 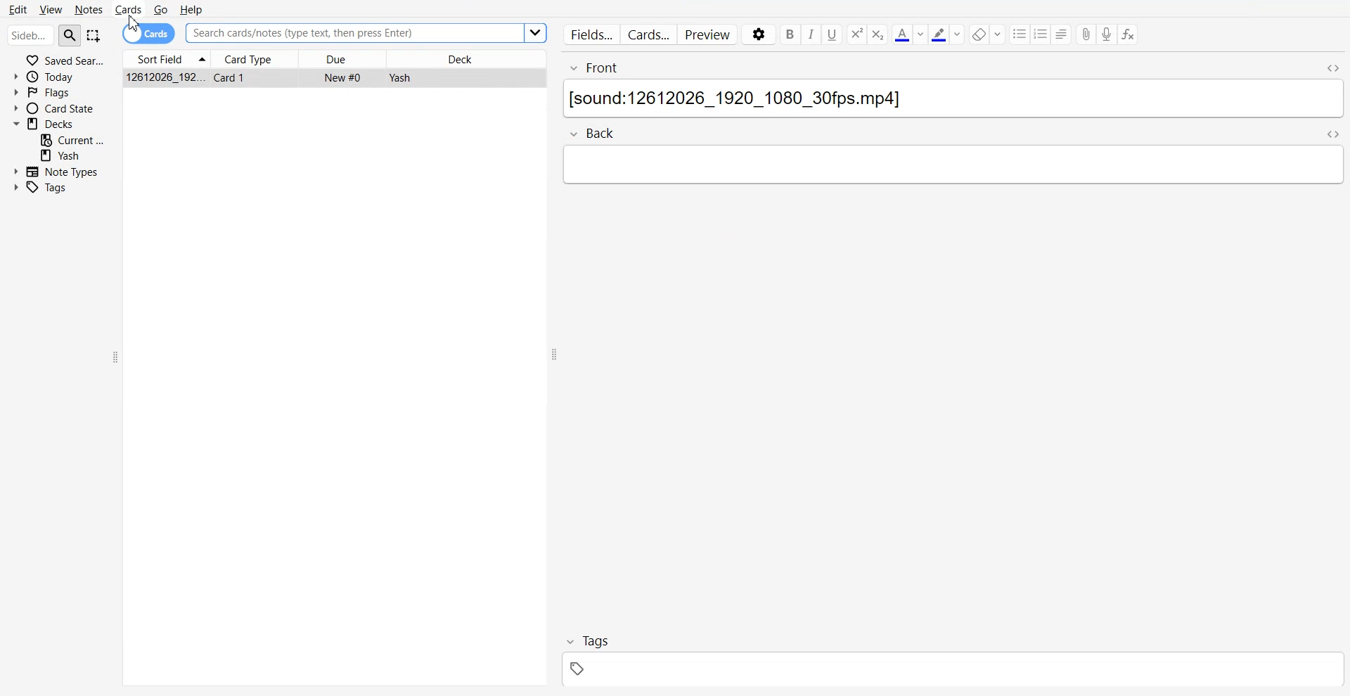 I want to click on Yash, so click(x=399, y=78).